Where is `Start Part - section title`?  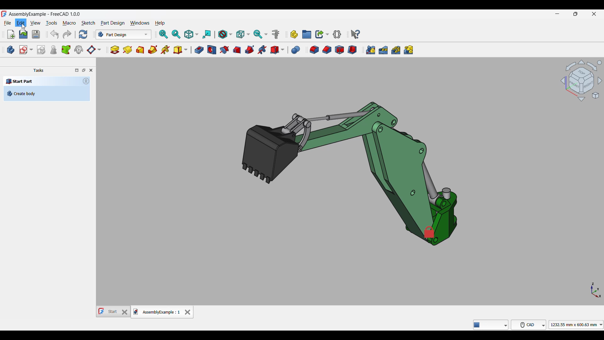
Start Part - section title is located at coordinates (42, 82).